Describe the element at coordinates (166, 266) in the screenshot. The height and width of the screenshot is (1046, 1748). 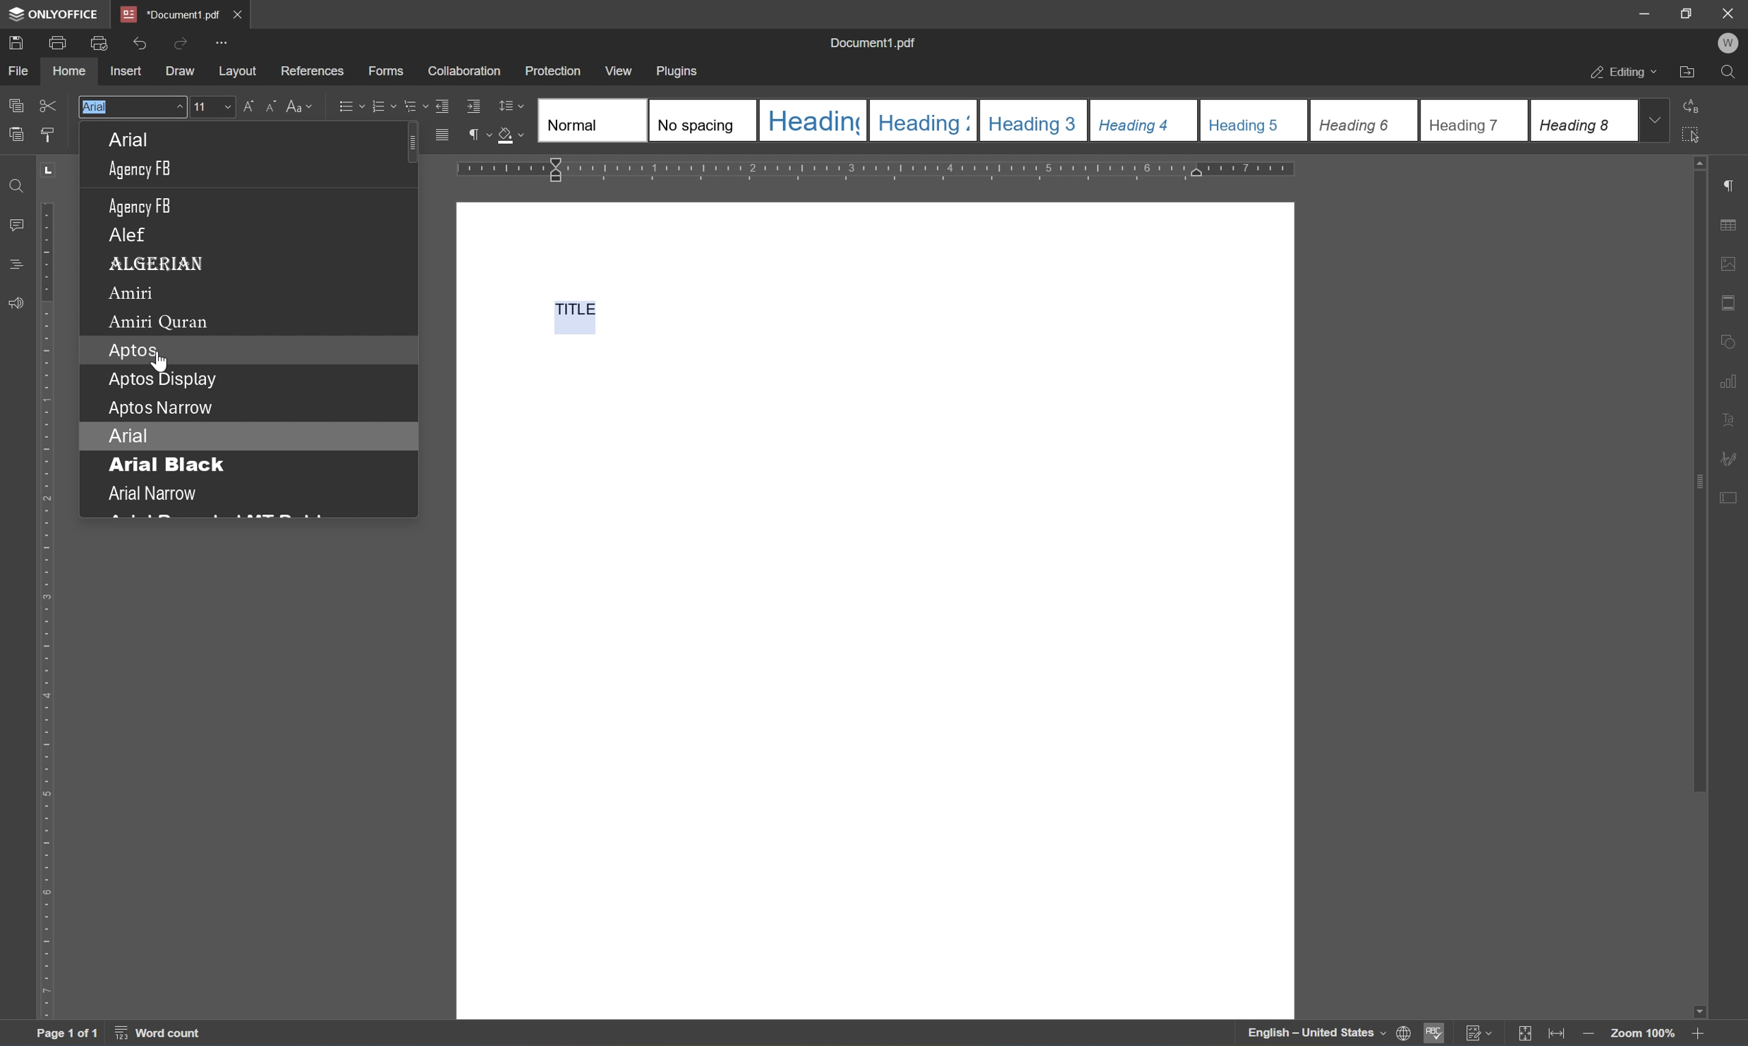
I see `ALGERIAN` at that location.